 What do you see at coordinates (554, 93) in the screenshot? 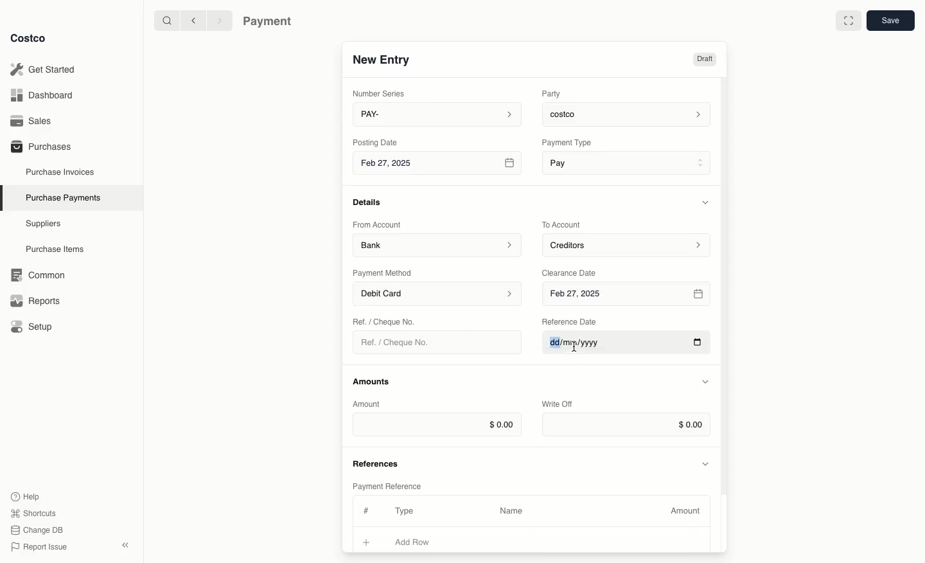
I see `Party` at bounding box center [554, 93].